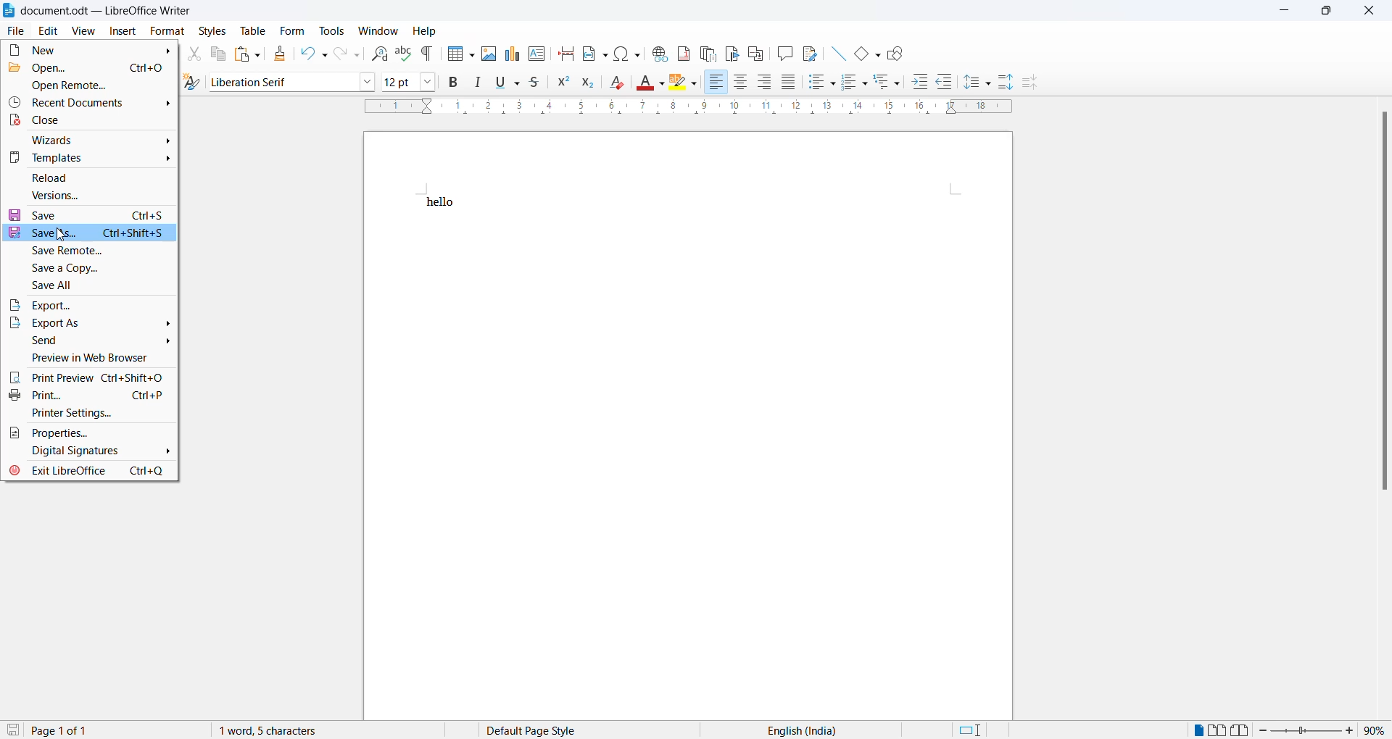 This screenshot has height=739, width=1392. Describe the element at coordinates (211, 31) in the screenshot. I see `styles` at that location.